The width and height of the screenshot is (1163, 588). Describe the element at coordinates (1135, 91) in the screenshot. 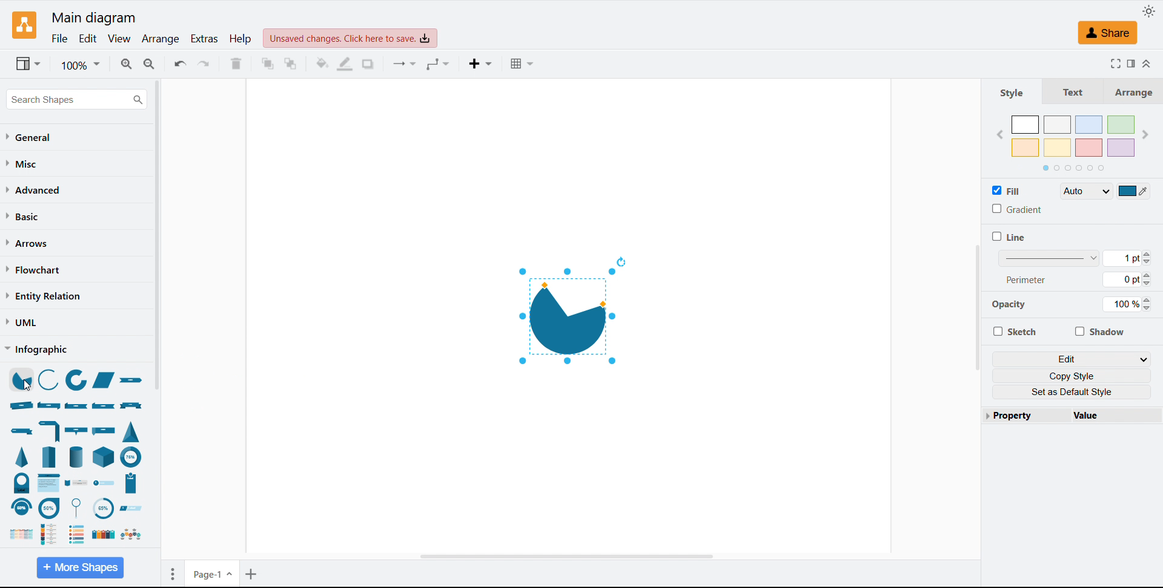

I see `arrange ` at that location.